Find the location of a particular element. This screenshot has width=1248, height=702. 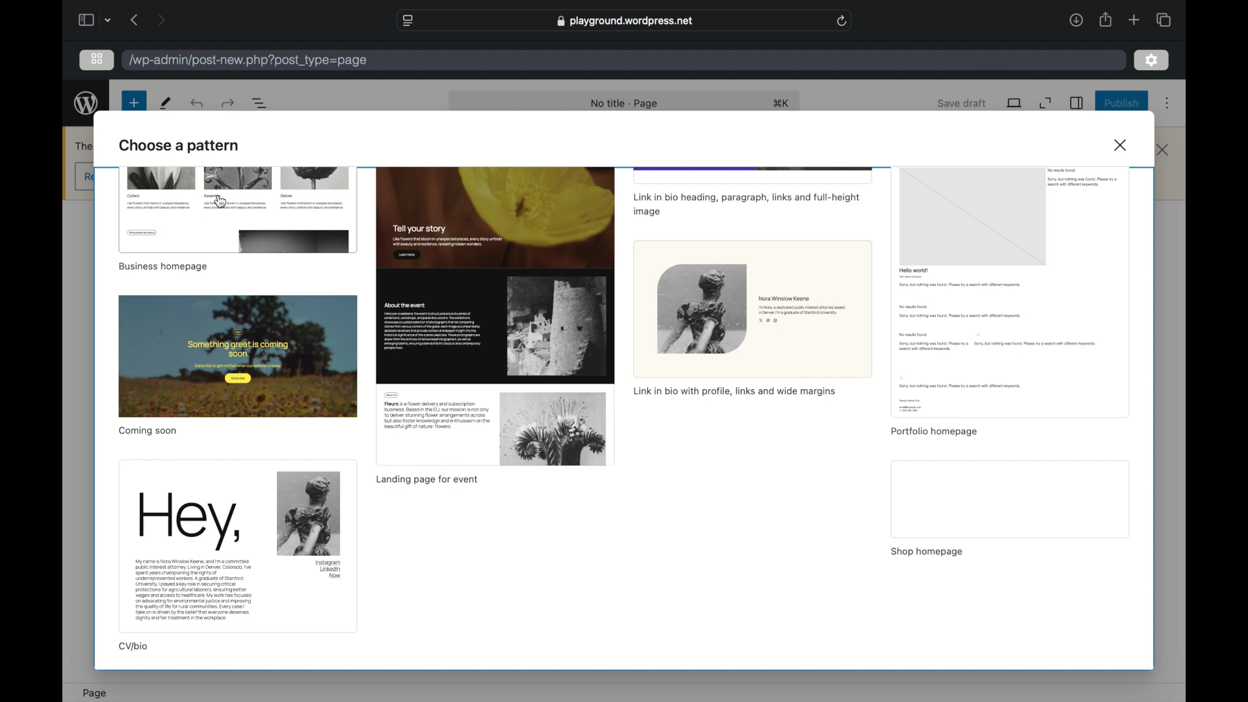

new is located at coordinates (134, 103).